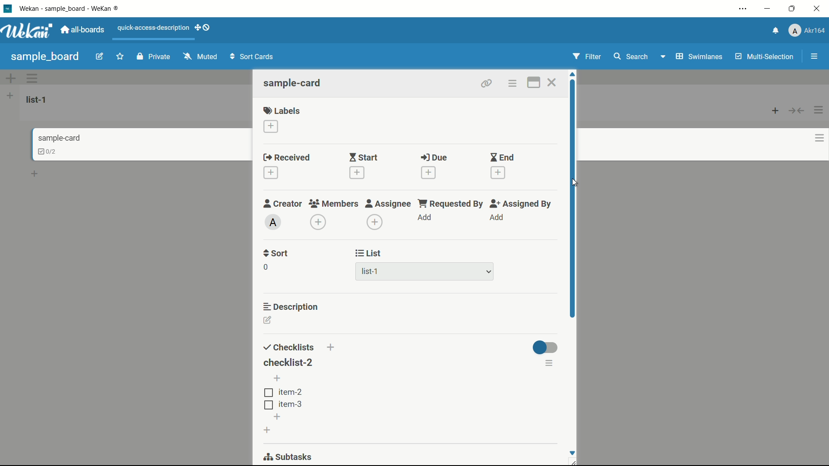  What do you see at coordinates (282, 109) in the screenshot?
I see `labels` at bounding box center [282, 109].